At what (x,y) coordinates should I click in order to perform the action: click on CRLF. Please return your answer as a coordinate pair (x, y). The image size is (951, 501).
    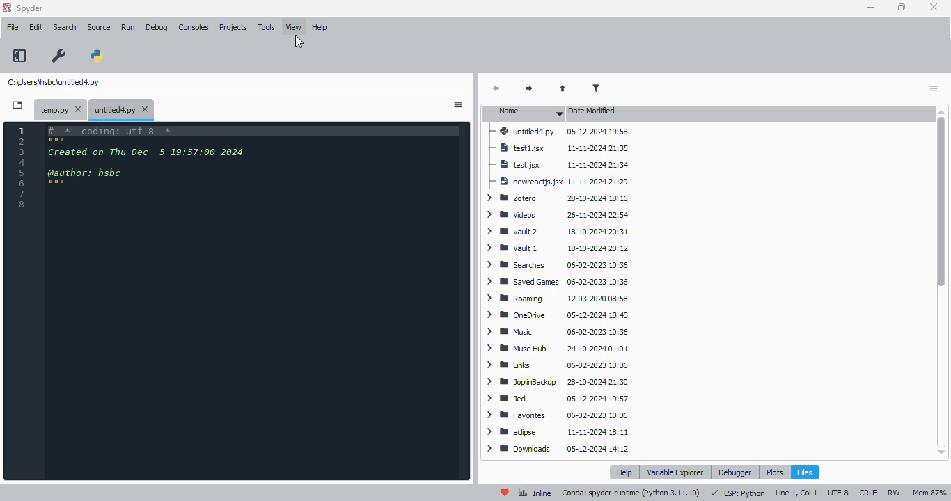
    Looking at the image, I should click on (870, 492).